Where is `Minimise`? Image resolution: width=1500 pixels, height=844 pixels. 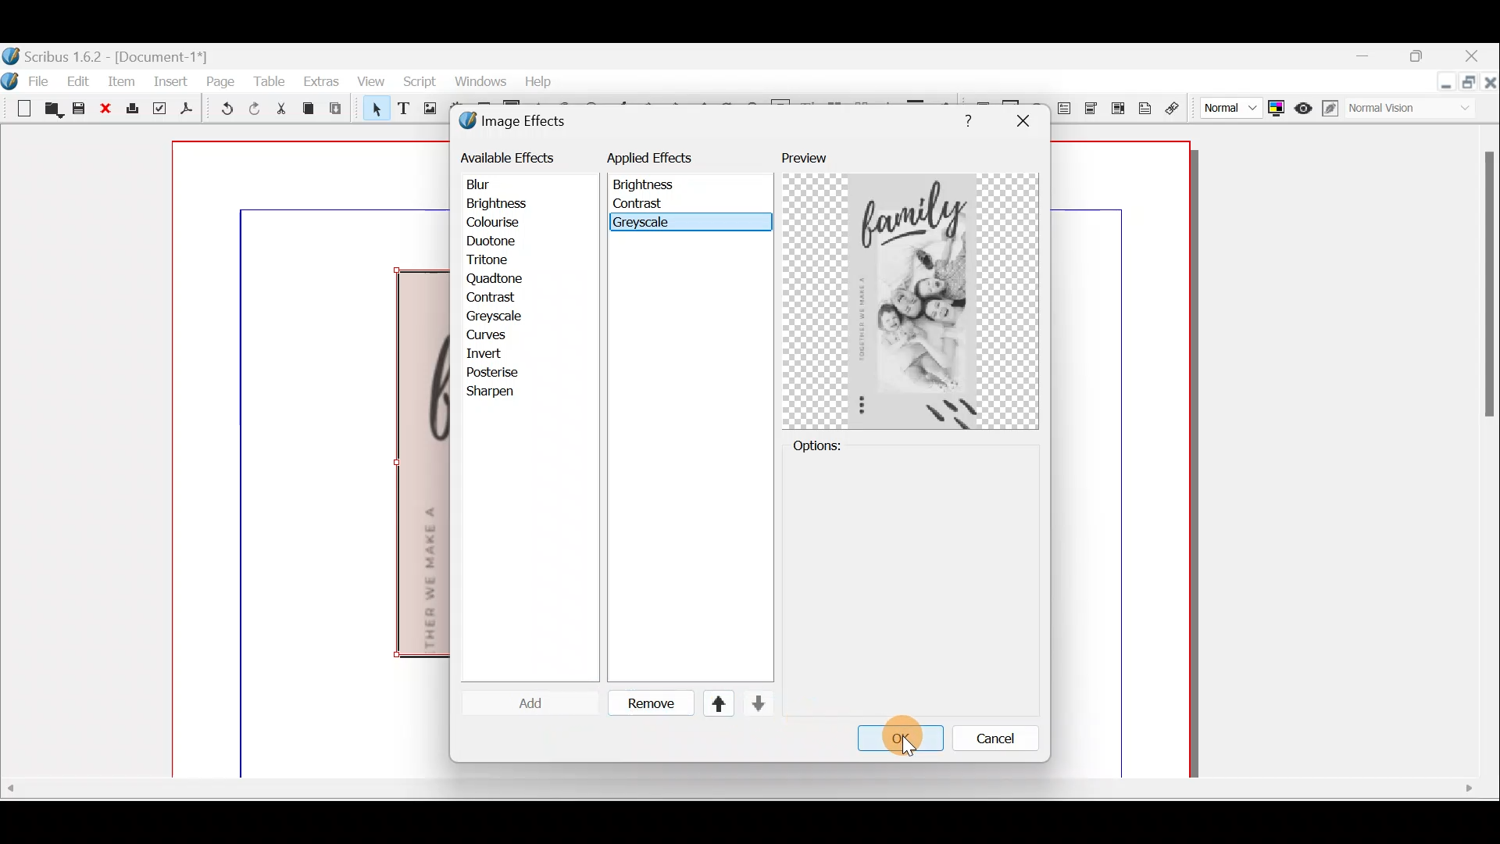
Minimise is located at coordinates (1356, 57).